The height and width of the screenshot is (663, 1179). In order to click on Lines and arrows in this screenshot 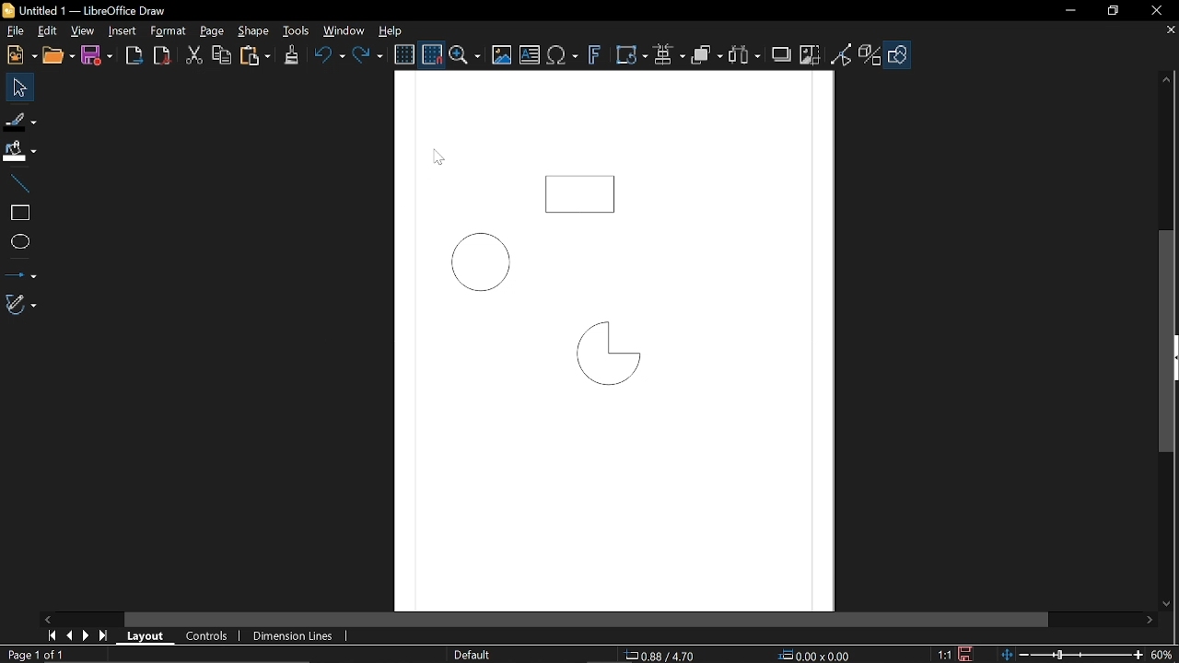, I will do `click(20, 273)`.